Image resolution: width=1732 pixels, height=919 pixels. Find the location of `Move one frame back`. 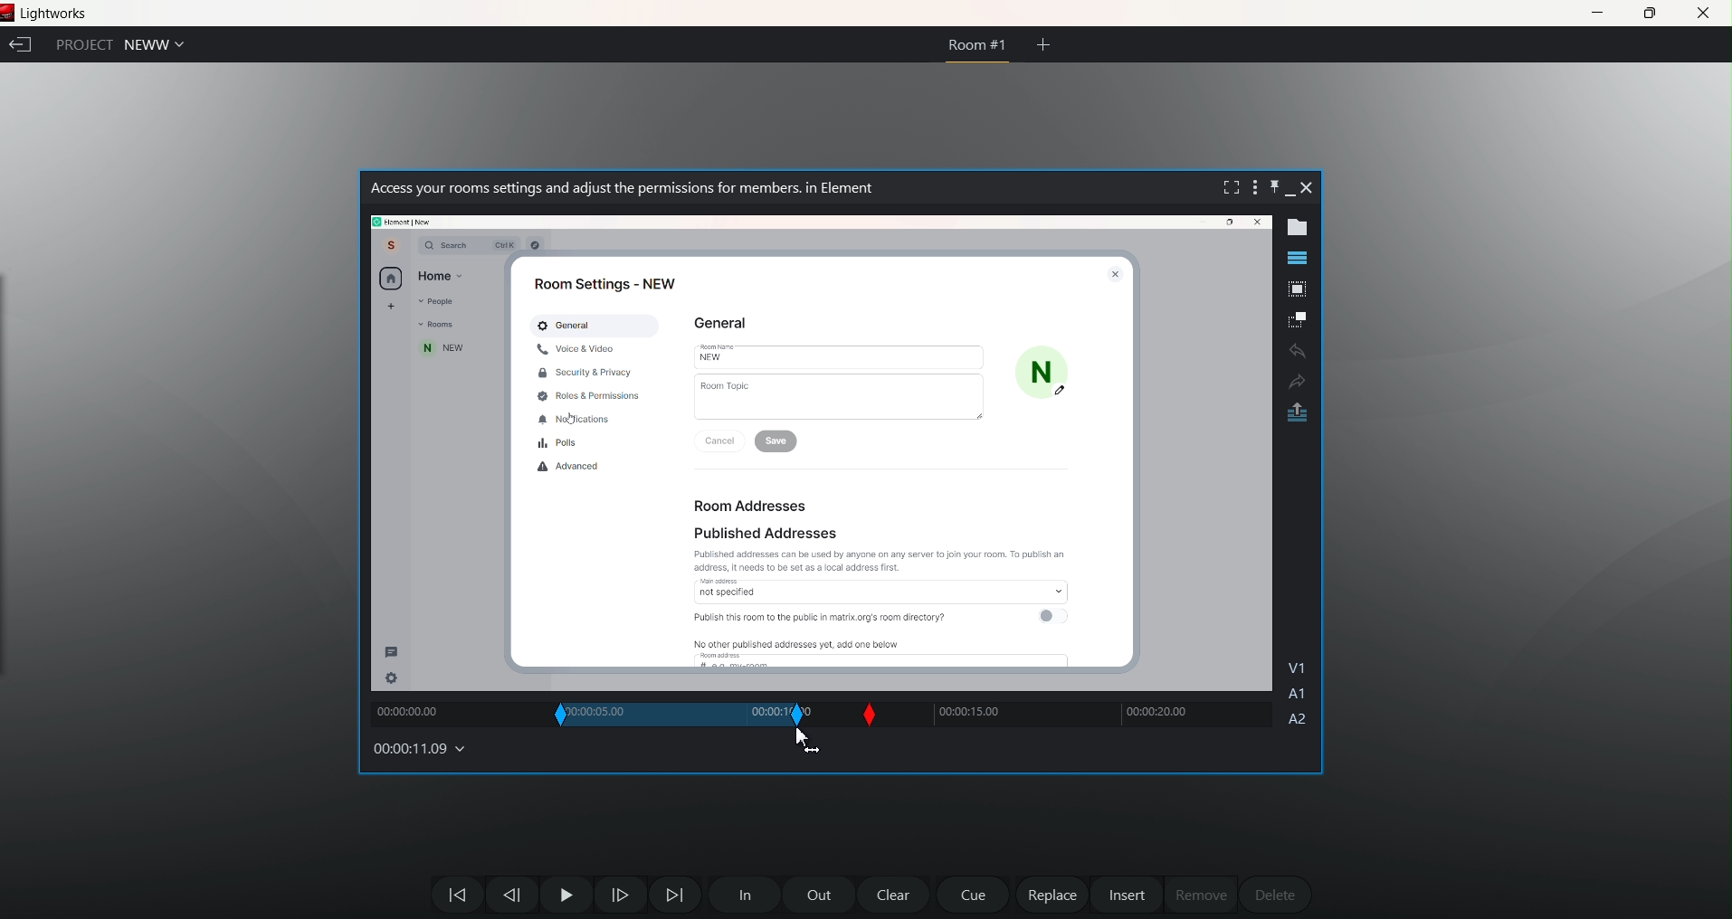

Move one frame back is located at coordinates (509, 895).